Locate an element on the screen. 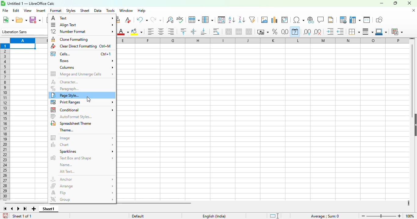  columns is located at coordinates (28, 40).